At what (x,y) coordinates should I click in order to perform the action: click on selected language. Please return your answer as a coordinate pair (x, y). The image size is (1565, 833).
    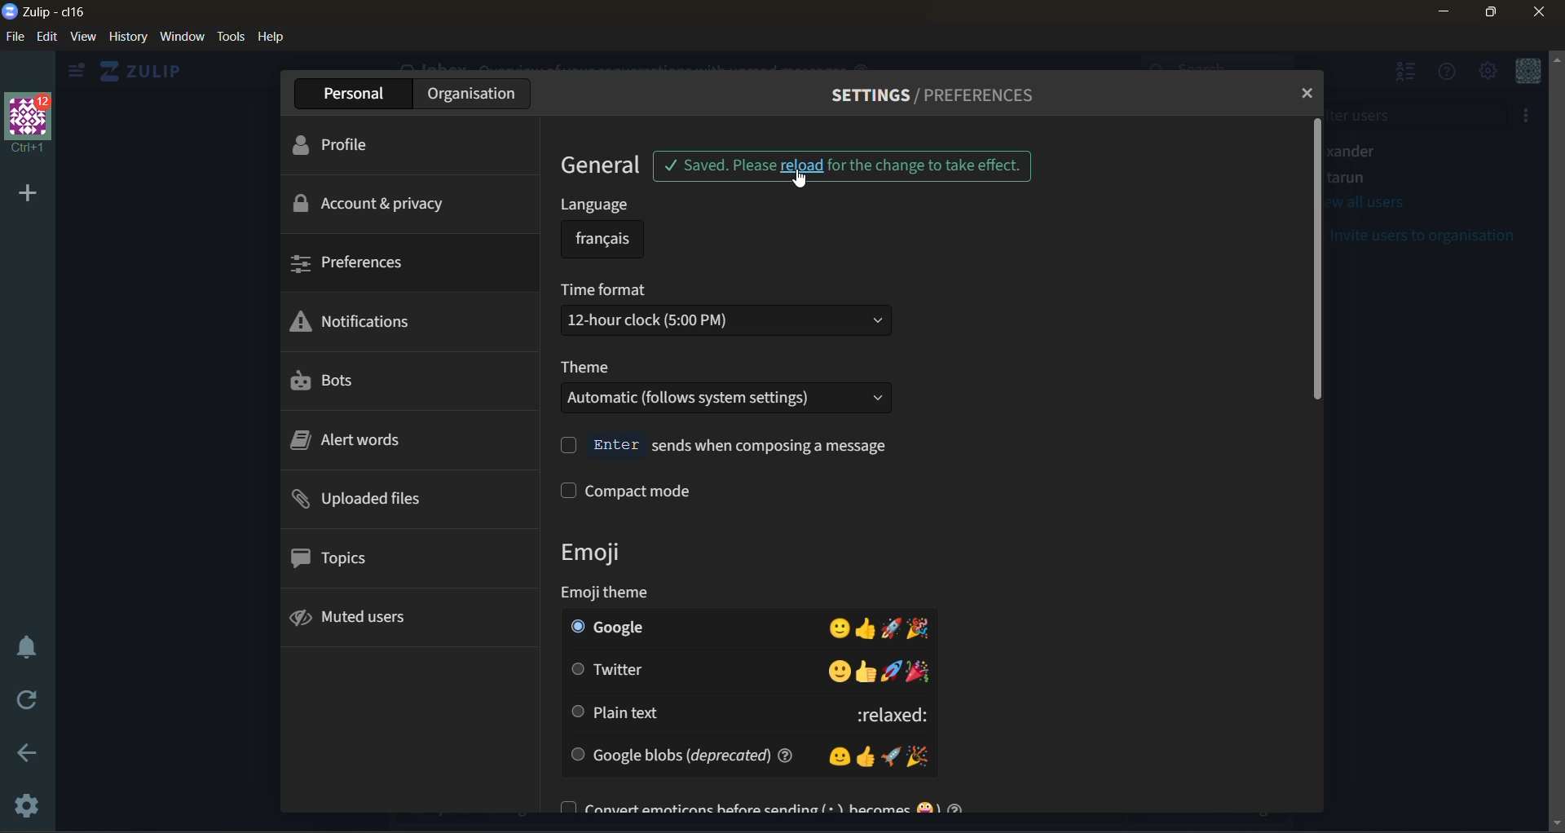
    Looking at the image, I should click on (602, 240).